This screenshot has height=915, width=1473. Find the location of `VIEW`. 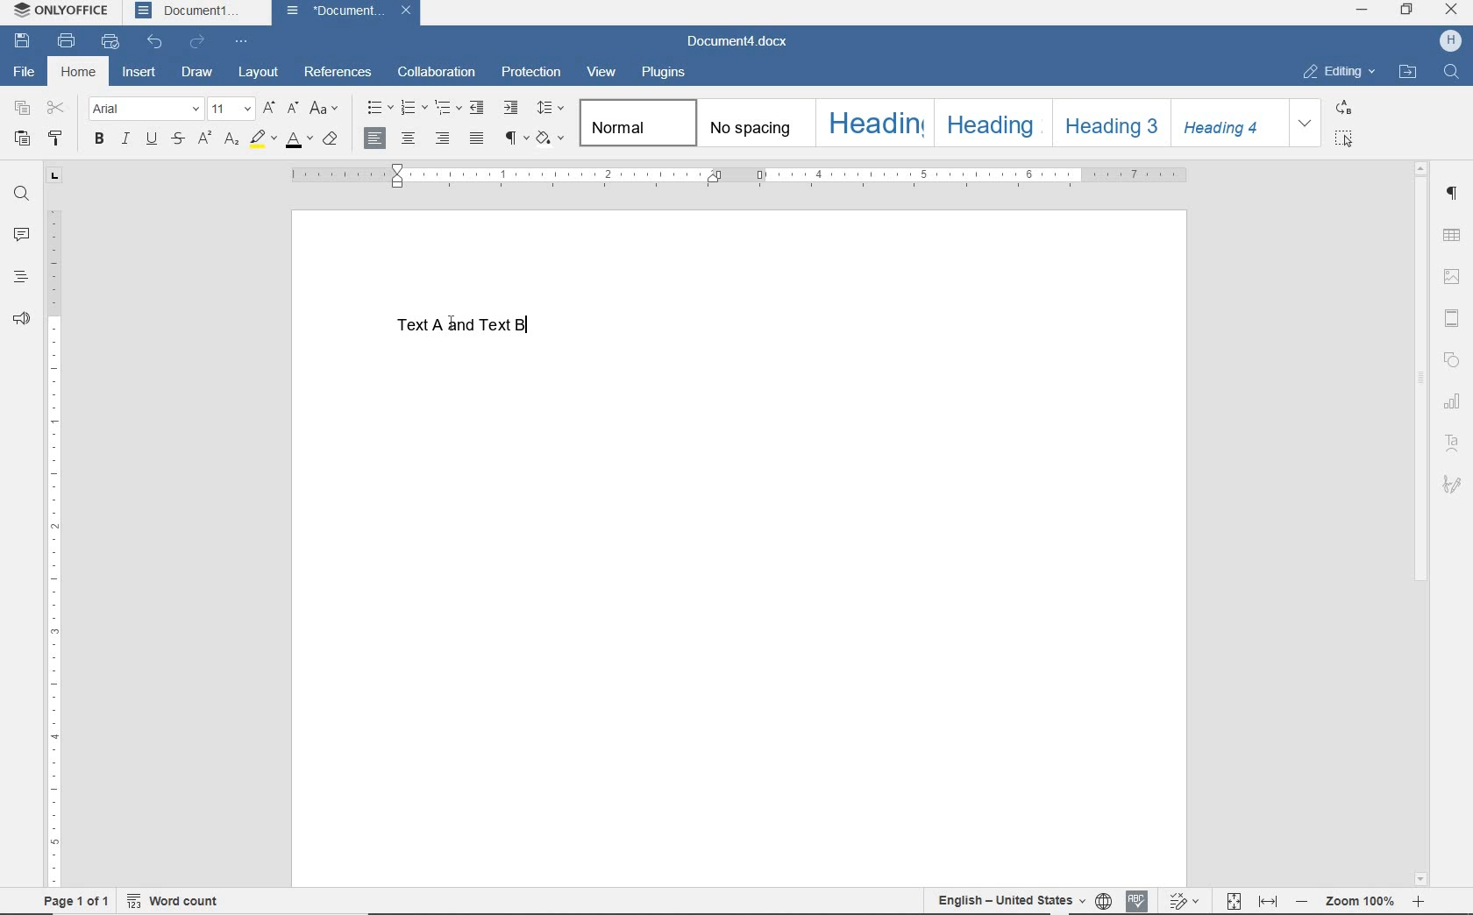

VIEW is located at coordinates (603, 73).